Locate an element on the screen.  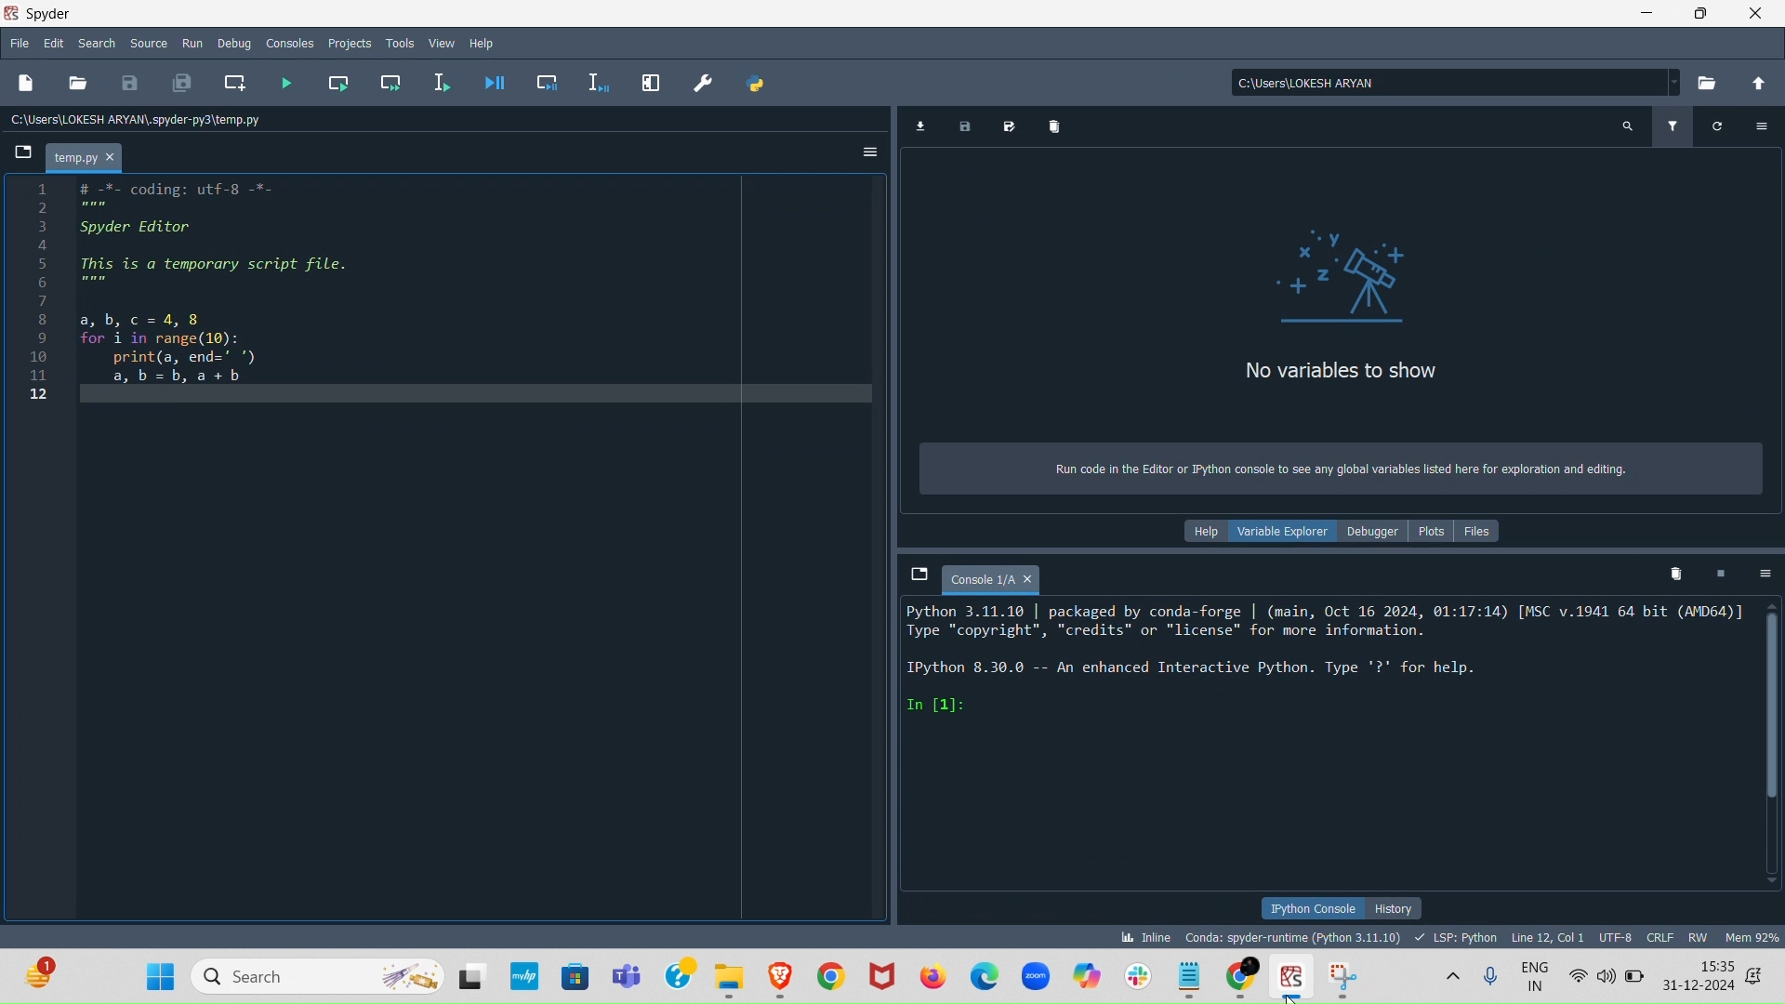
Console editor is located at coordinates (1327, 746).